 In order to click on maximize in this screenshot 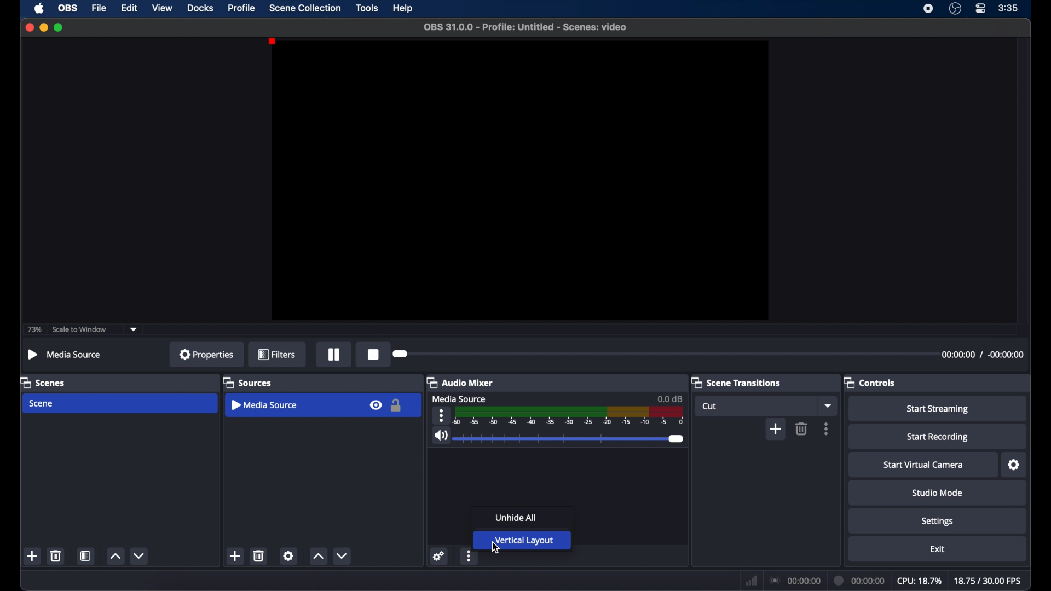, I will do `click(59, 28)`.